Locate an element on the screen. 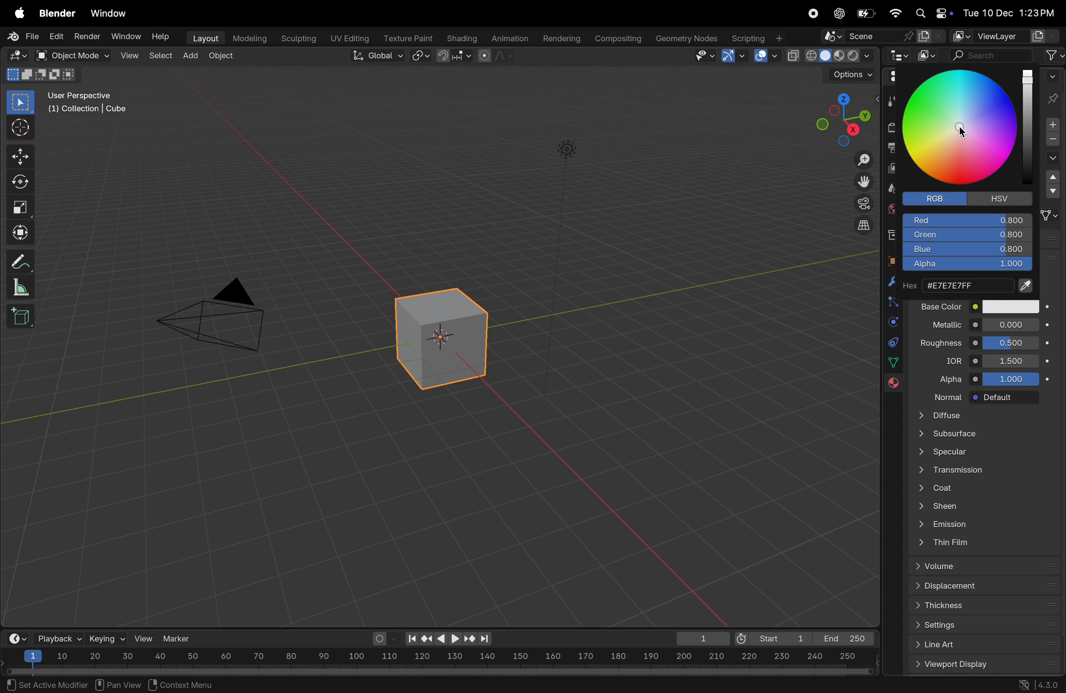 Image resolution: width=1066 pixels, height=693 pixels. view point is located at coordinates (838, 119).